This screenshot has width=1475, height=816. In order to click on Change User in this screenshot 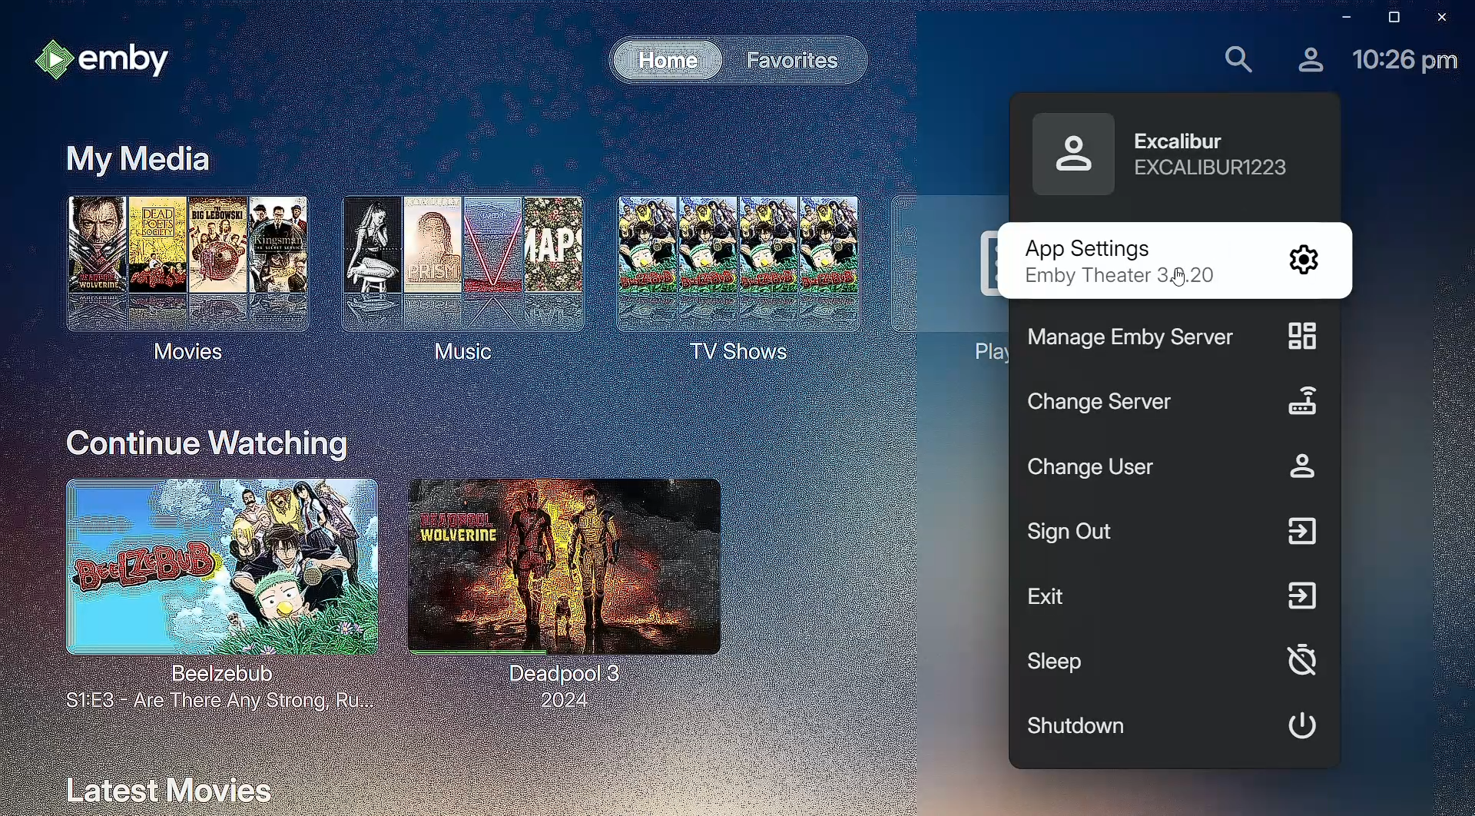, I will do `click(1178, 468)`.